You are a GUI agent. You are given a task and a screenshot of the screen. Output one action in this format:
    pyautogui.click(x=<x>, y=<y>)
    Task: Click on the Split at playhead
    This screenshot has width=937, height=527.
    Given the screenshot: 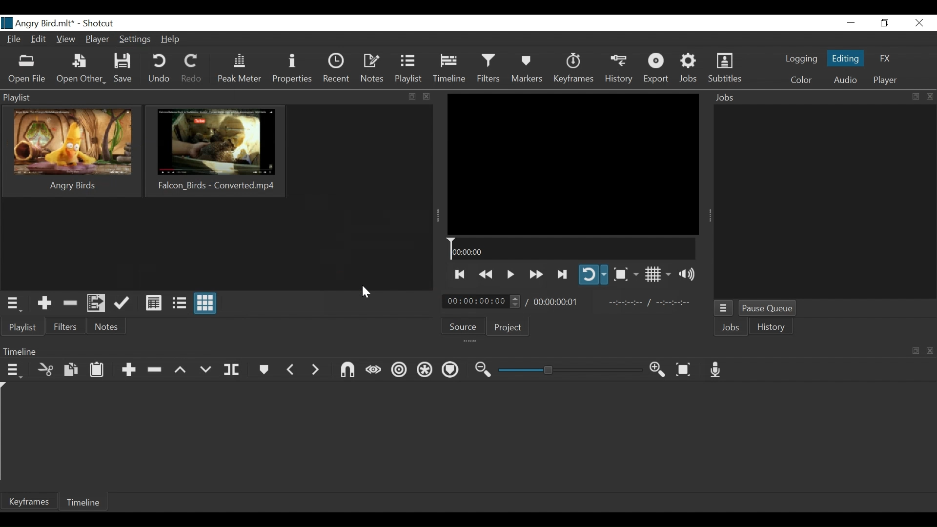 What is the action you would take?
    pyautogui.click(x=232, y=371)
    